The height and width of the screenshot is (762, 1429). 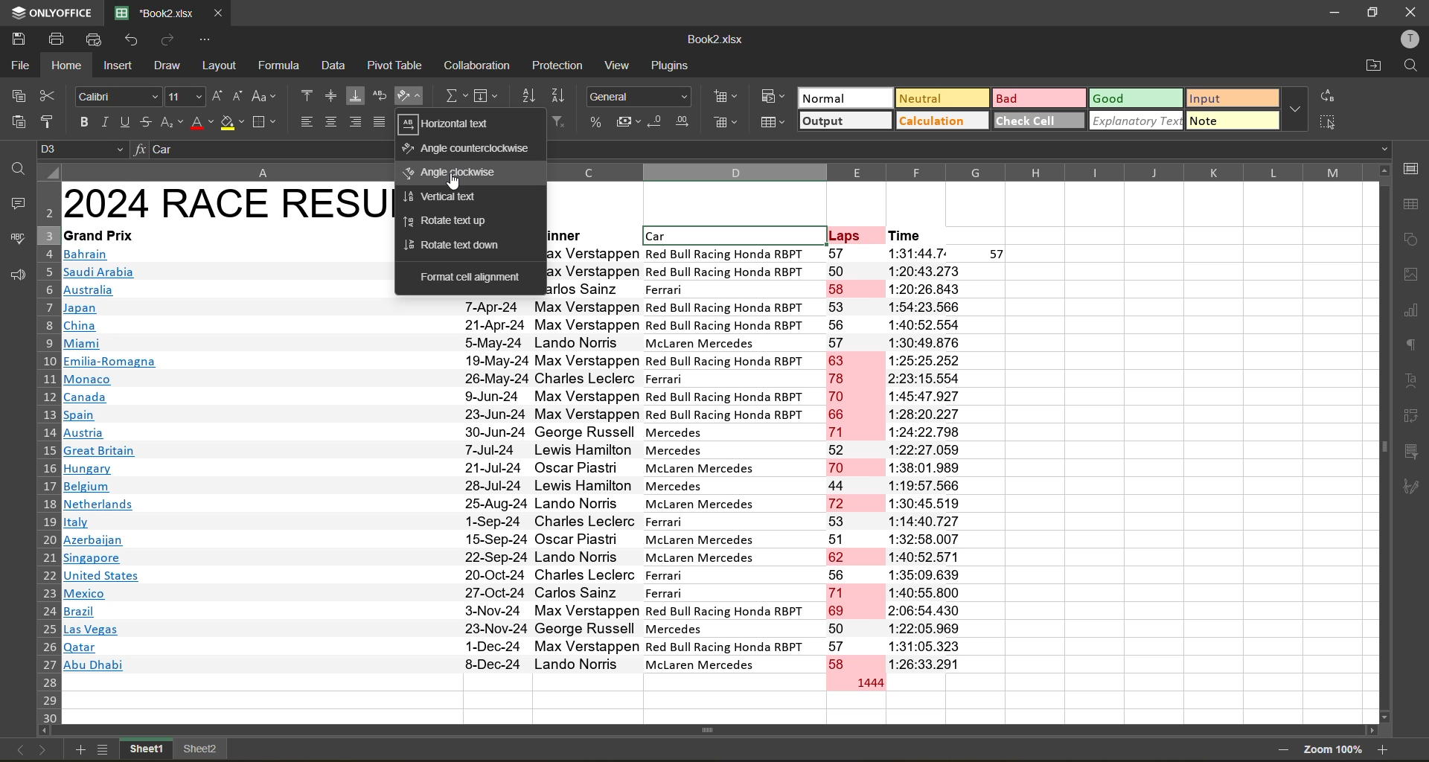 What do you see at coordinates (628, 122) in the screenshot?
I see `accounting` at bounding box center [628, 122].